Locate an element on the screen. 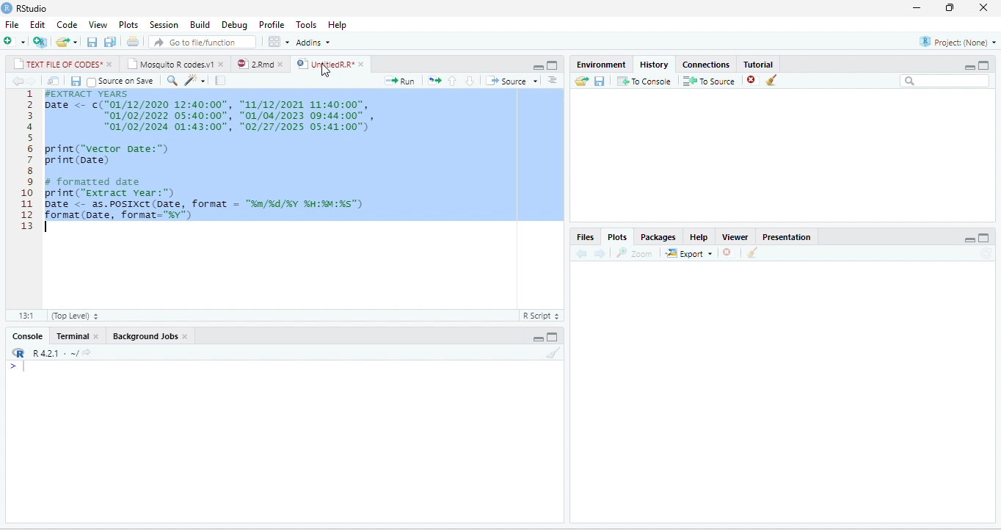 This screenshot has height=530, width=1001. code tools is located at coordinates (194, 80).